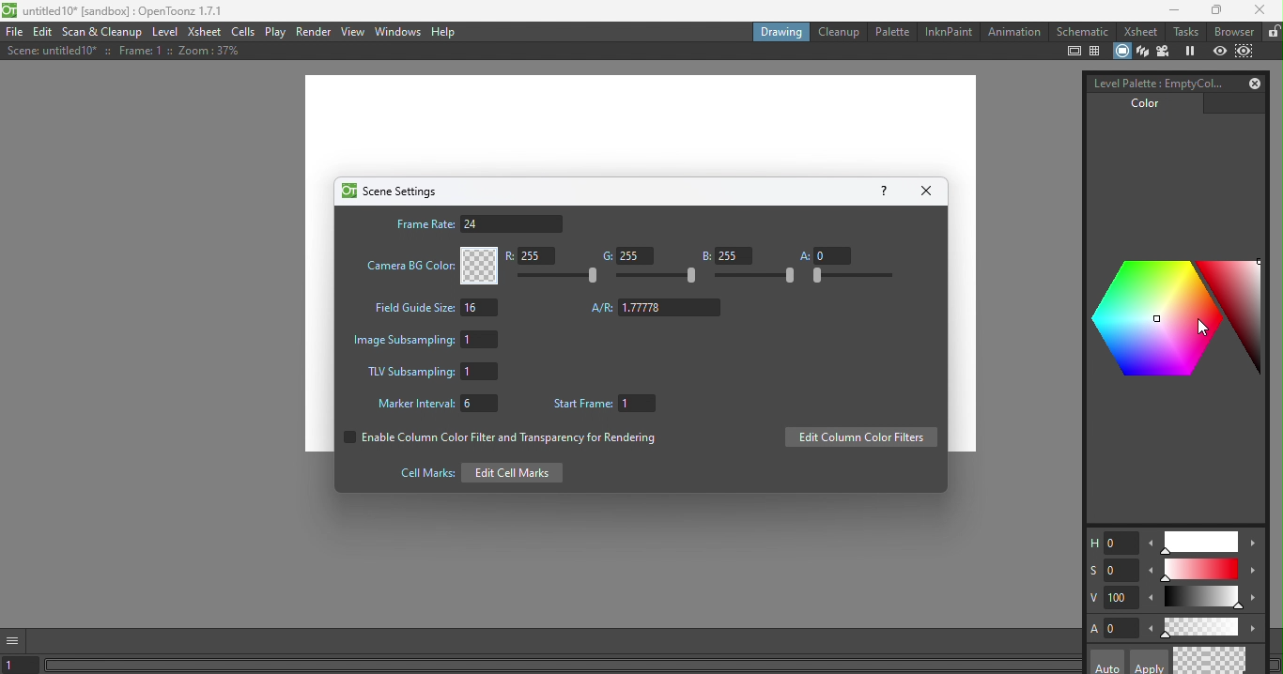 The image size is (1283, 674). Describe the element at coordinates (1113, 598) in the screenshot. I see `V` at that location.